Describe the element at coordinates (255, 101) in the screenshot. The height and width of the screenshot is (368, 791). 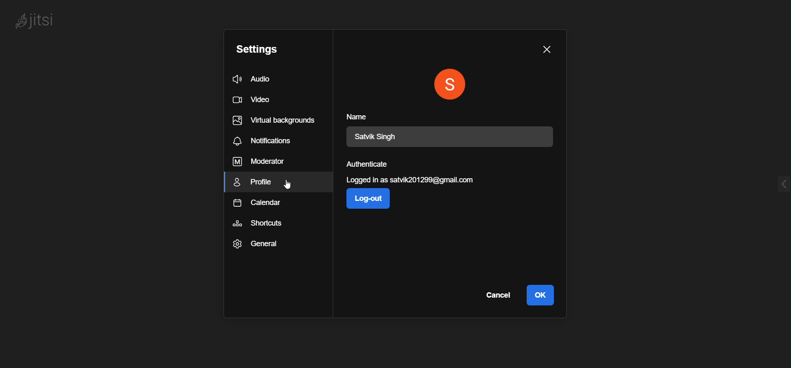
I see `video` at that location.